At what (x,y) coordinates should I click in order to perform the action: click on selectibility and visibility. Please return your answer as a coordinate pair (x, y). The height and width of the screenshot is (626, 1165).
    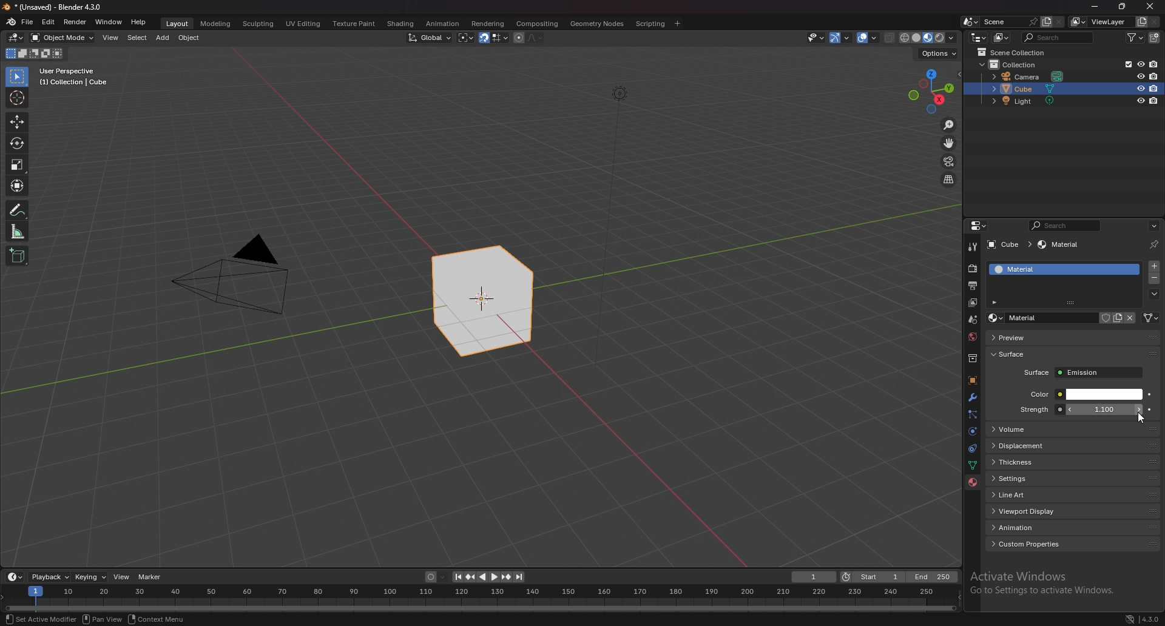
    Looking at the image, I should click on (817, 38).